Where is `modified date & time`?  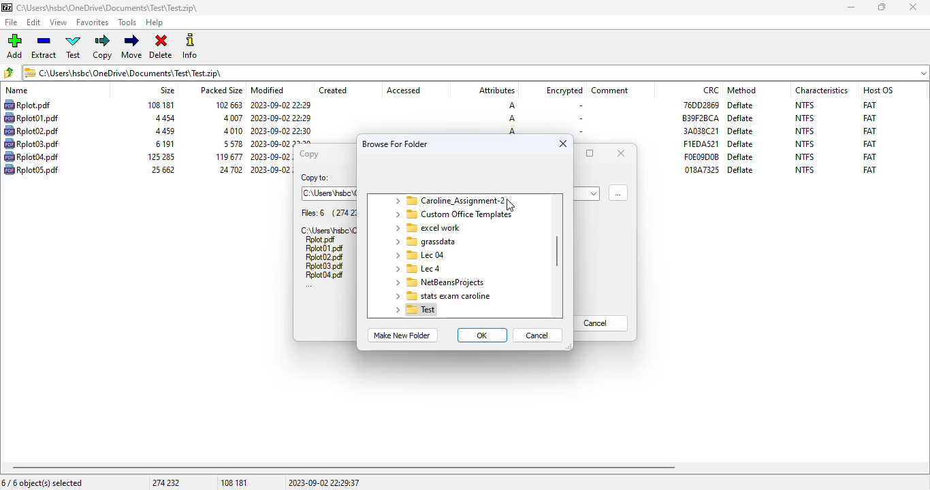
modified date & time is located at coordinates (271, 157).